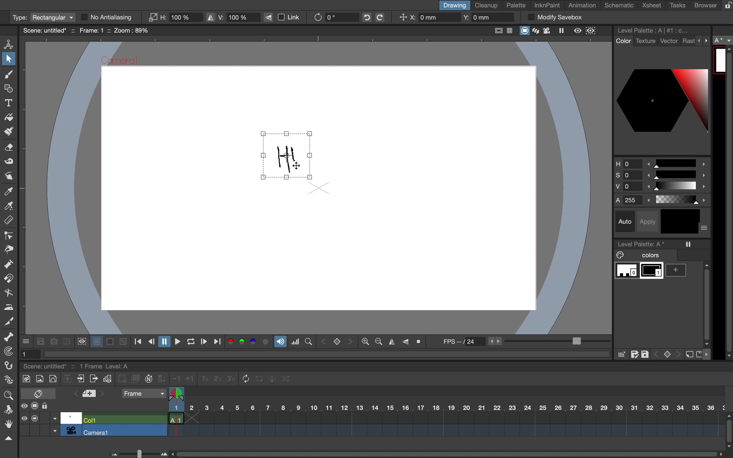 This screenshot has width=733, height=458. What do you see at coordinates (81, 341) in the screenshot?
I see `define sub camera` at bounding box center [81, 341].